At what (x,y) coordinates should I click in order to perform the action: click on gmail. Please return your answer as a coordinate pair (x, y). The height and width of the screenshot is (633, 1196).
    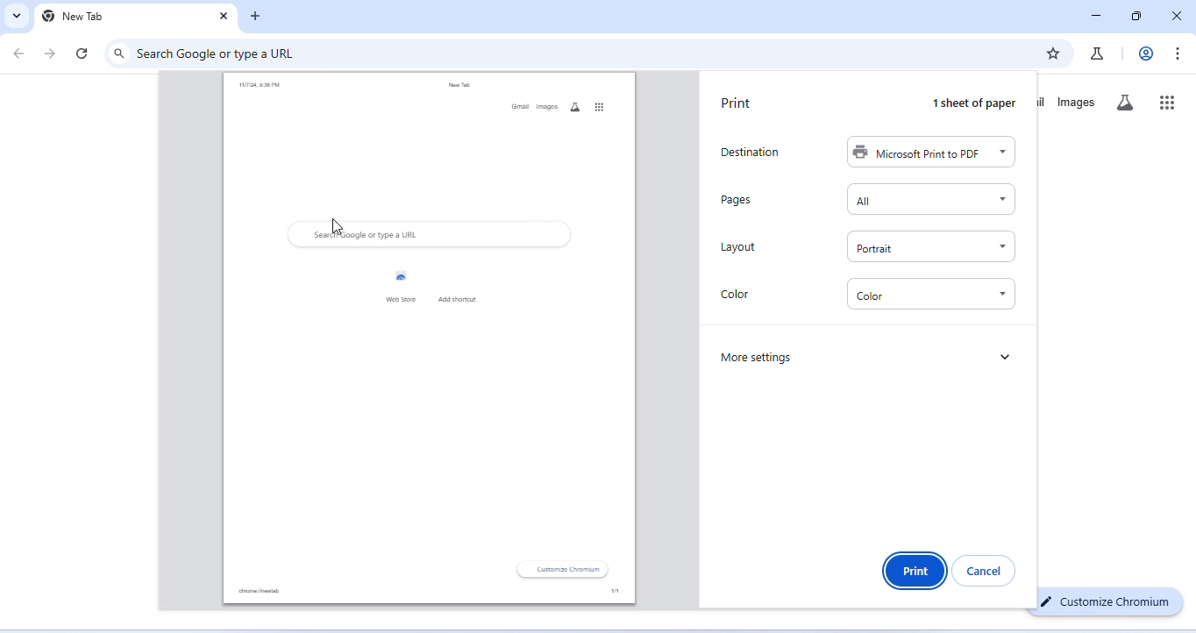
    Looking at the image, I should click on (1043, 100).